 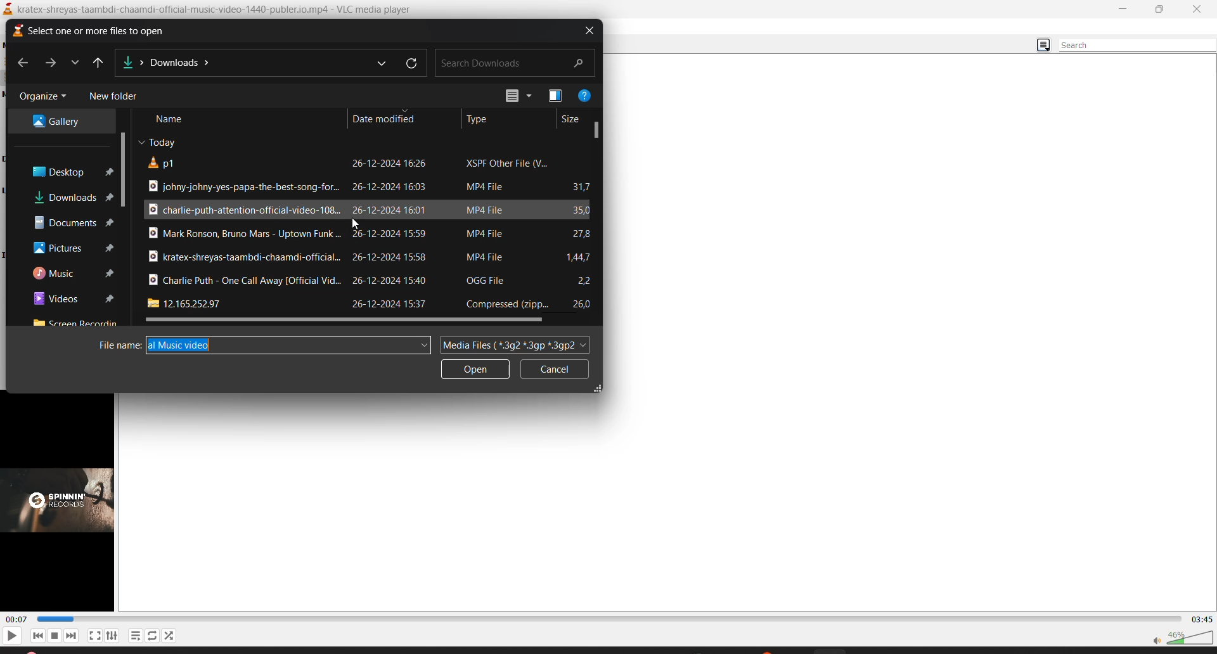 I want to click on file size, so click(x=580, y=304).